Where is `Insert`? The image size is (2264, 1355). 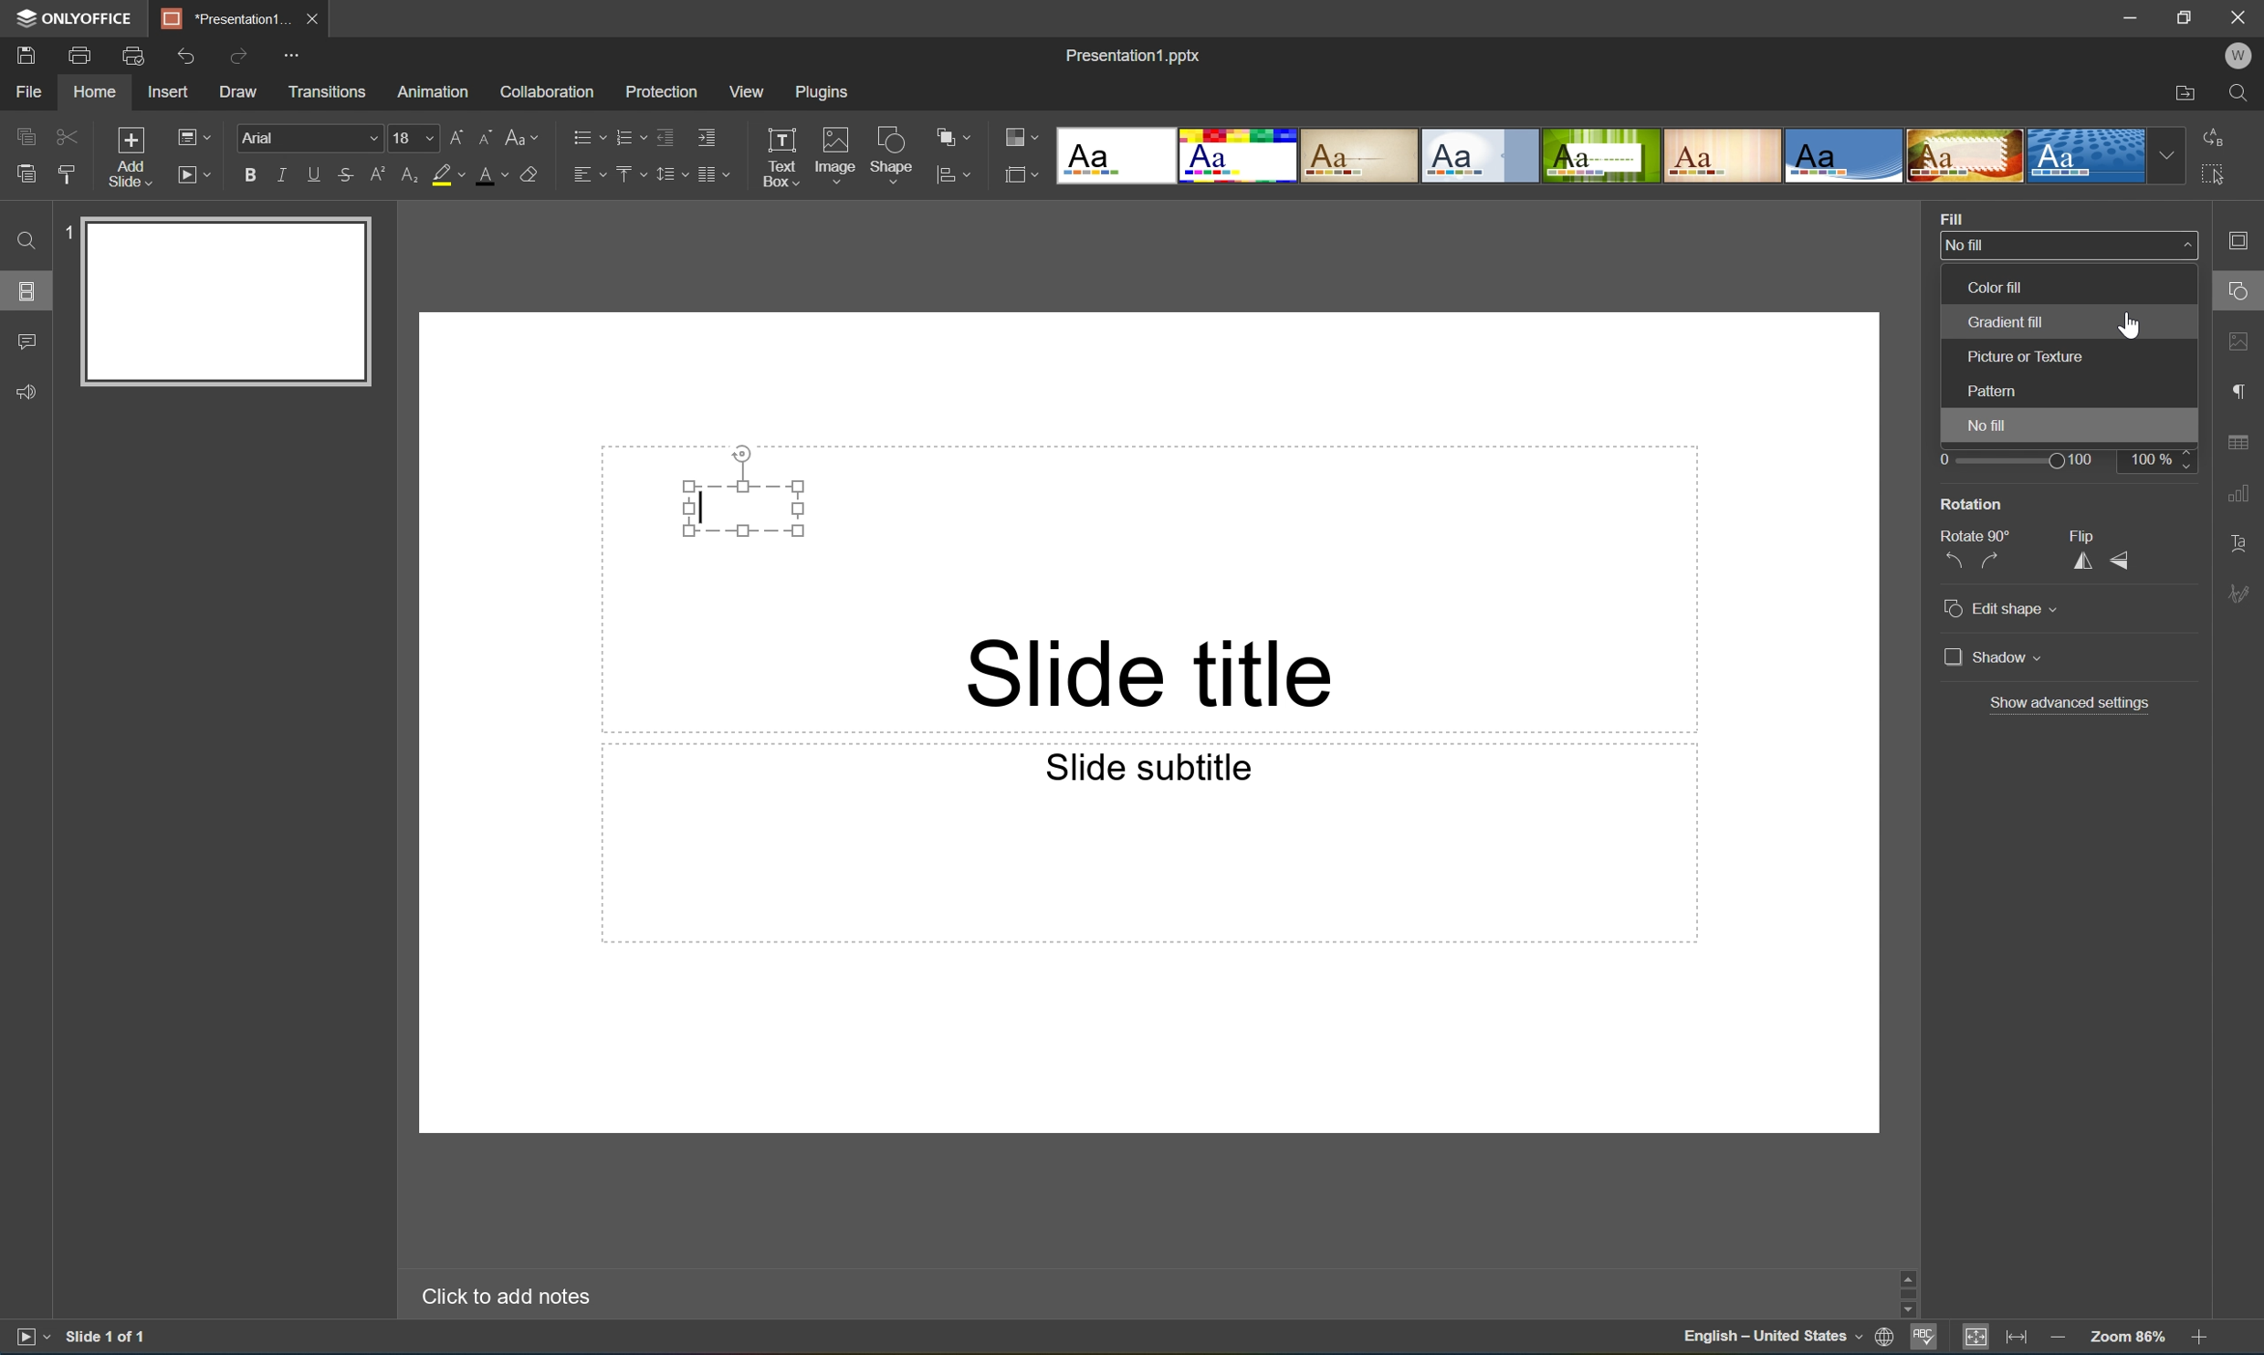 Insert is located at coordinates (167, 92).